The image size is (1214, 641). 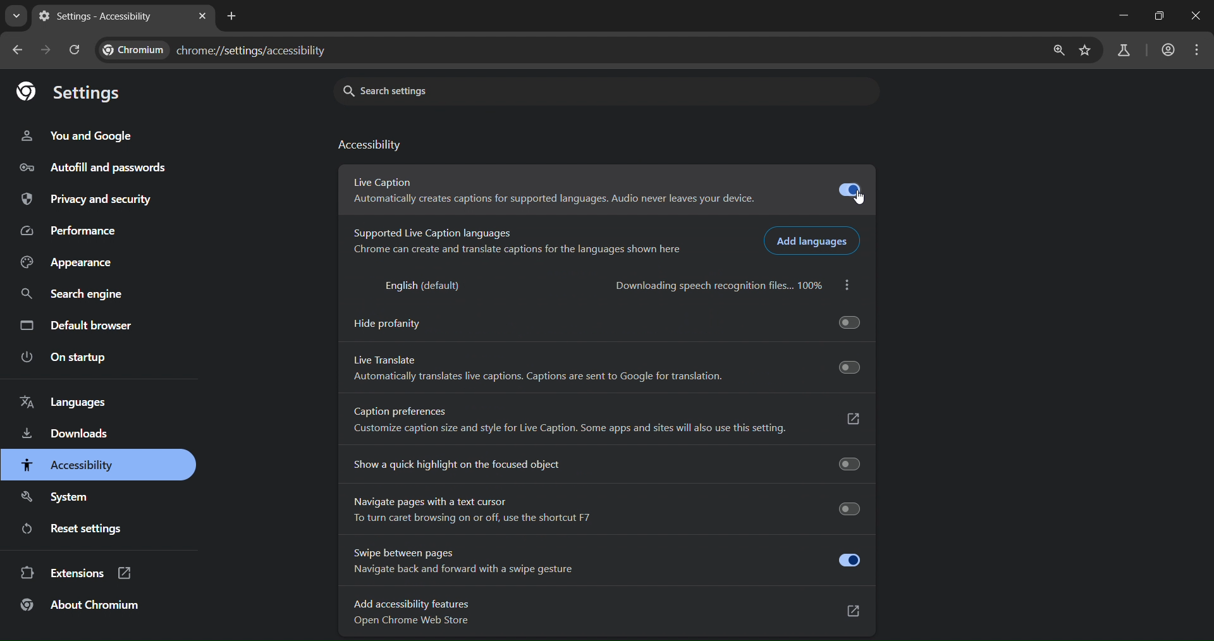 I want to click on privacy and security, so click(x=85, y=200).